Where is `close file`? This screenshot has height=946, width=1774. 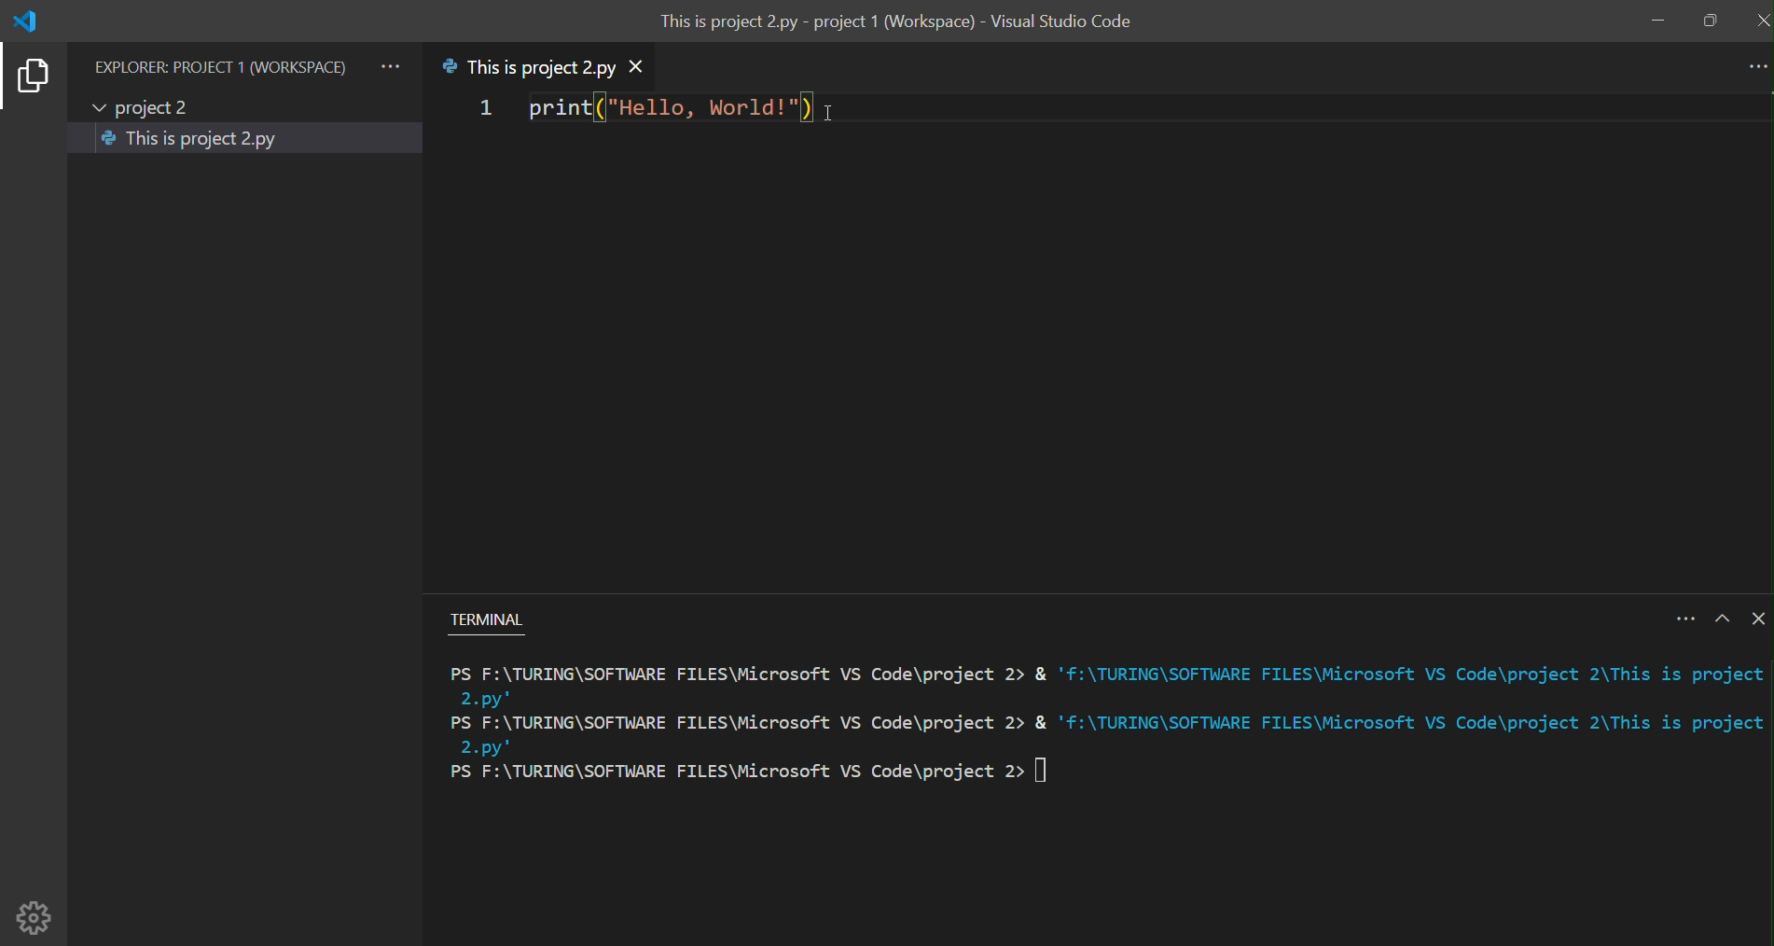 close file is located at coordinates (644, 69).